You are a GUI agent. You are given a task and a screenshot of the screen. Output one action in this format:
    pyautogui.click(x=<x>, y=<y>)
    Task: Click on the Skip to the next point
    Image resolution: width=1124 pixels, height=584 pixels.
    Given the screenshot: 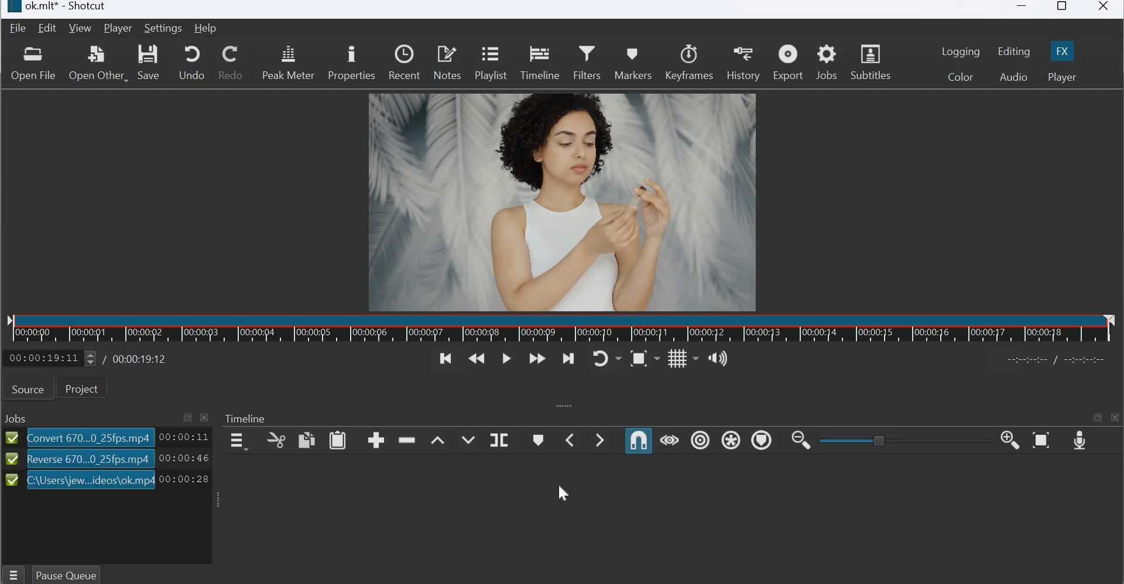 What is the action you would take?
    pyautogui.click(x=569, y=358)
    